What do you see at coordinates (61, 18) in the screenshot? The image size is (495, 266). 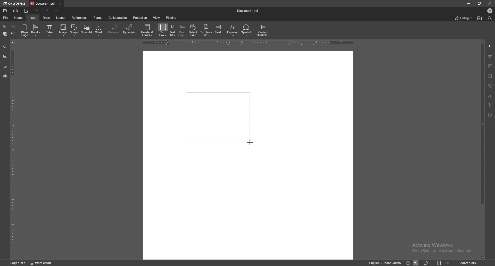 I see `layout` at bounding box center [61, 18].